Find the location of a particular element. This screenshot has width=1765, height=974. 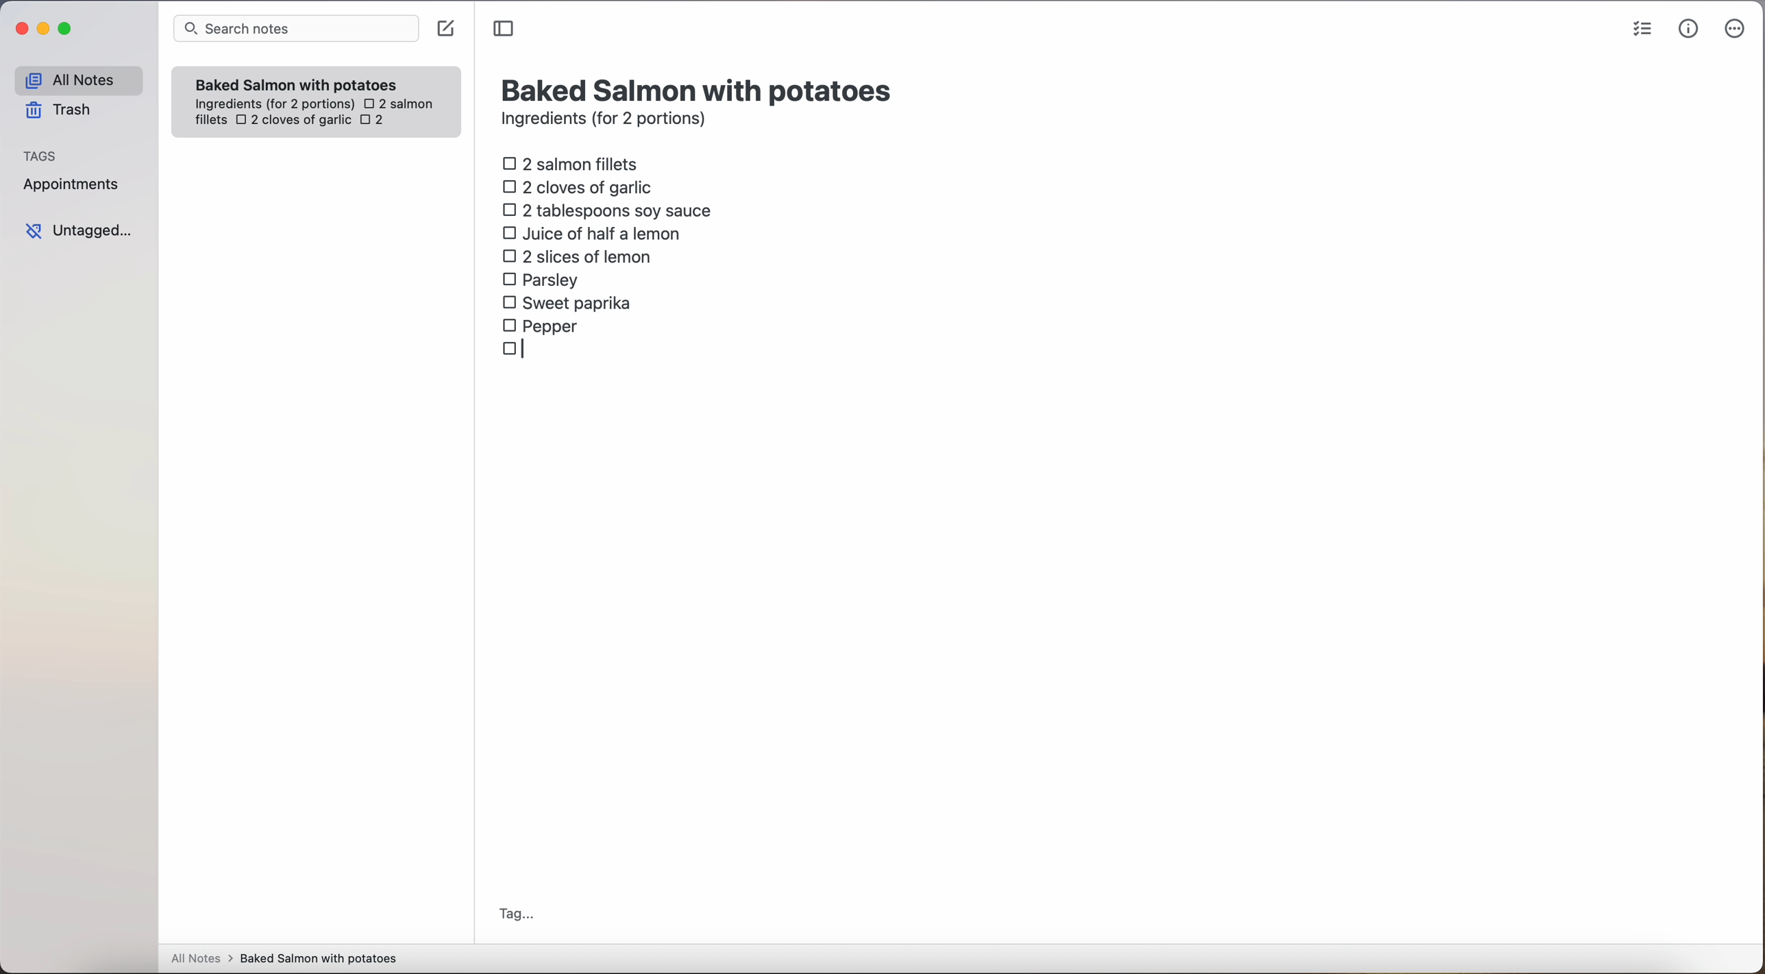

Baked Salmon with potatoes is located at coordinates (297, 82).